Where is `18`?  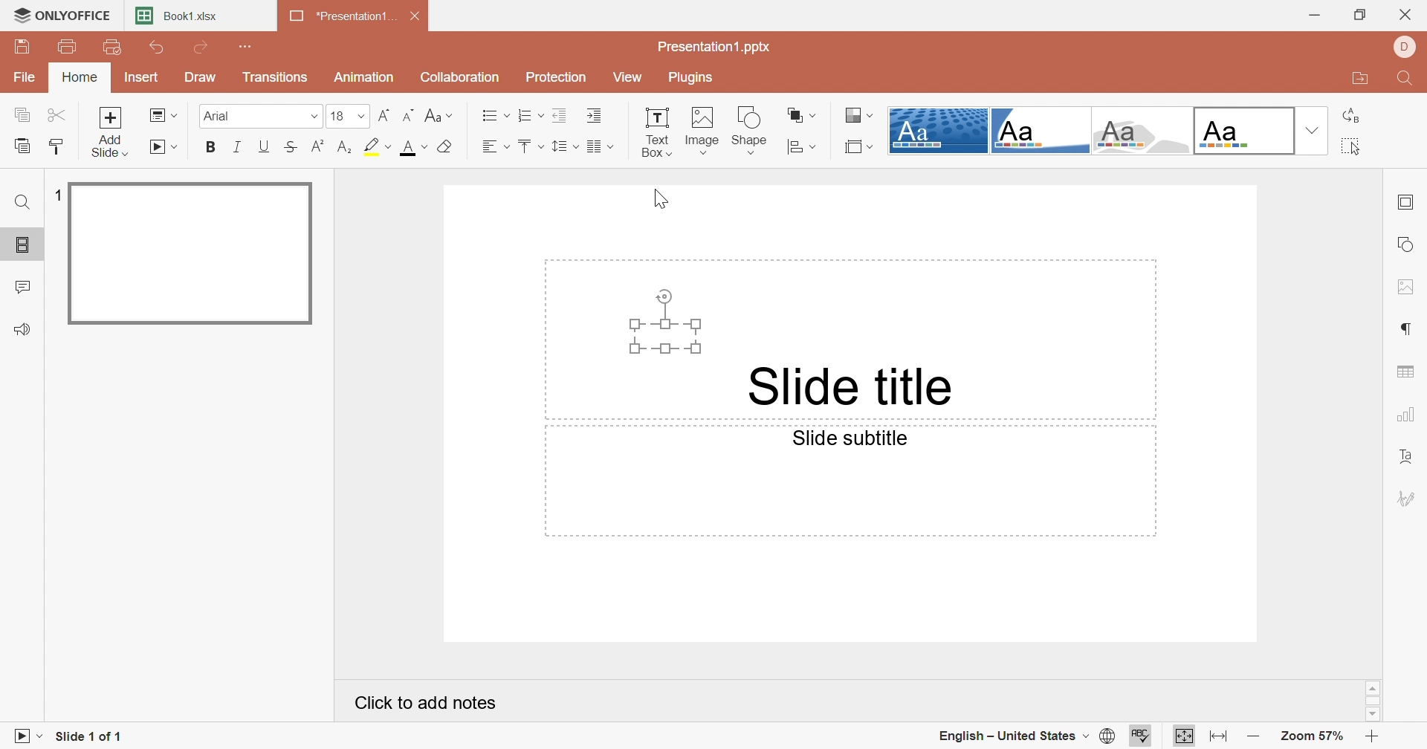
18 is located at coordinates (348, 116).